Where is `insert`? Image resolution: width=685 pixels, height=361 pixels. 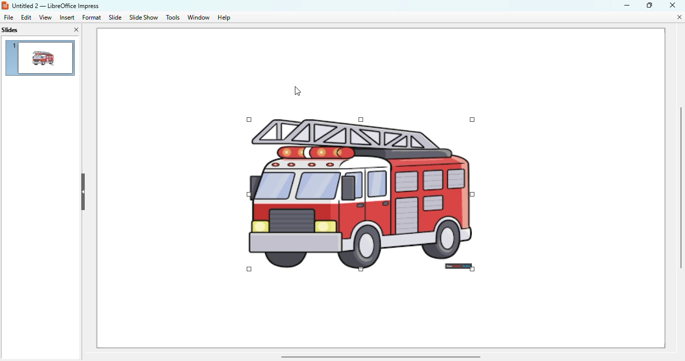 insert is located at coordinates (67, 18).